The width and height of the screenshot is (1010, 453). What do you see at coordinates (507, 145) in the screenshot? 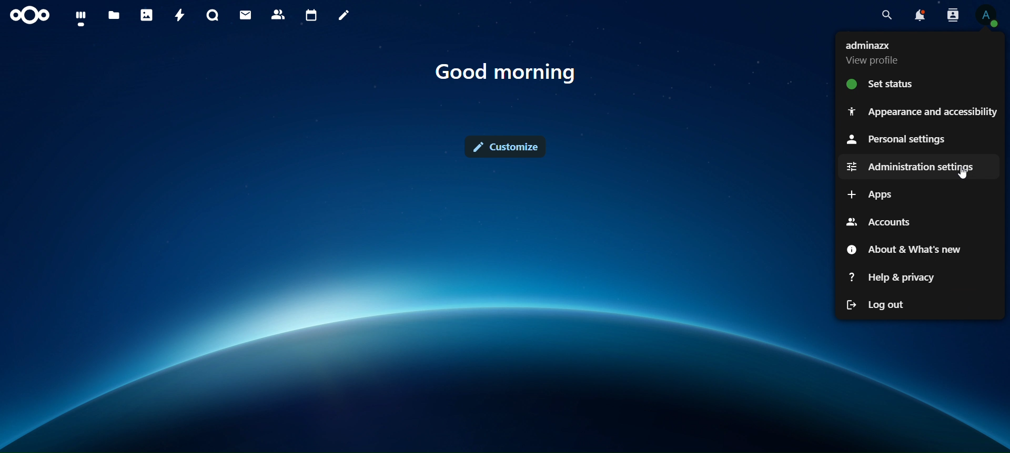
I see `customize` at bounding box center [507, 145].